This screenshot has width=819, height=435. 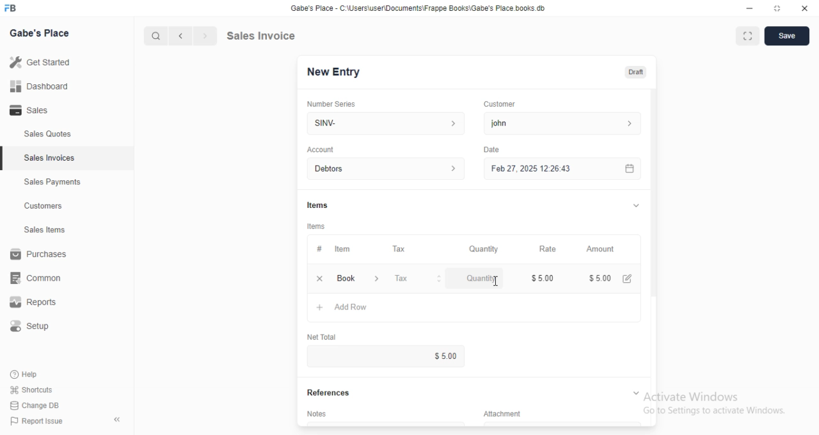 I want to click on Minimize, so click(x=748, y=9).